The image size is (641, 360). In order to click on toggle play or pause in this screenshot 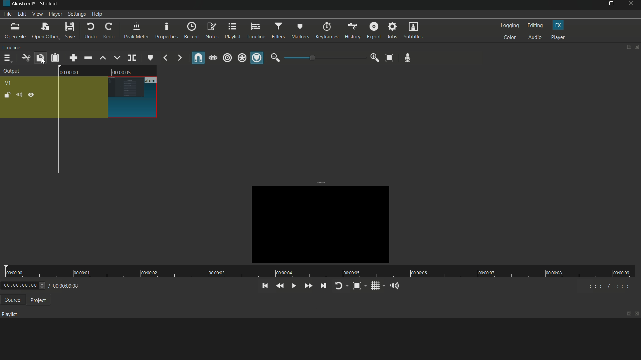, I will do `click(293, 286)`.